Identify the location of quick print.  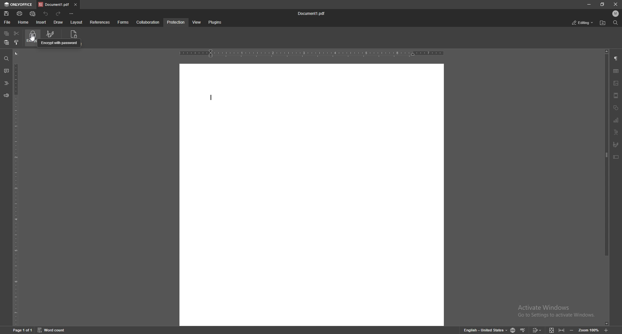
(33, 14).